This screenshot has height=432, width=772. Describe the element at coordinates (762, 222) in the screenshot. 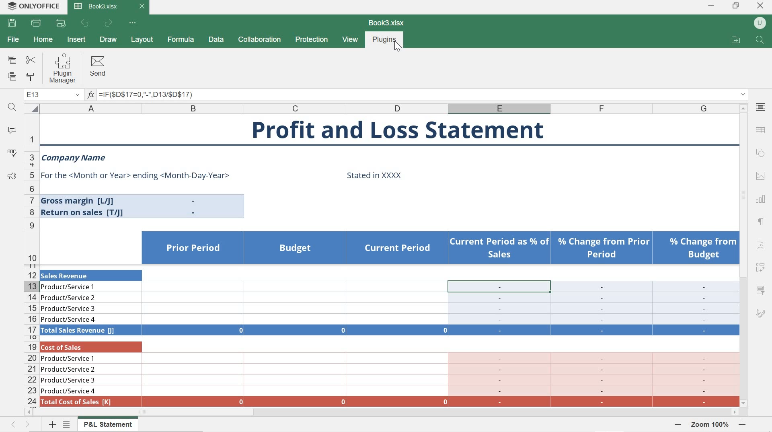

I see `pie chart` at that location.